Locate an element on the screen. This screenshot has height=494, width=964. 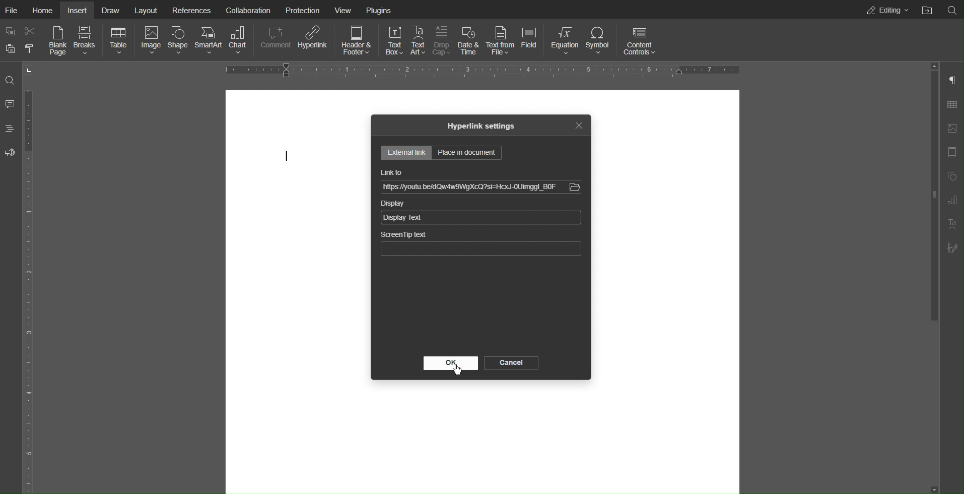
Breaks is located at coordinates (88, 41).